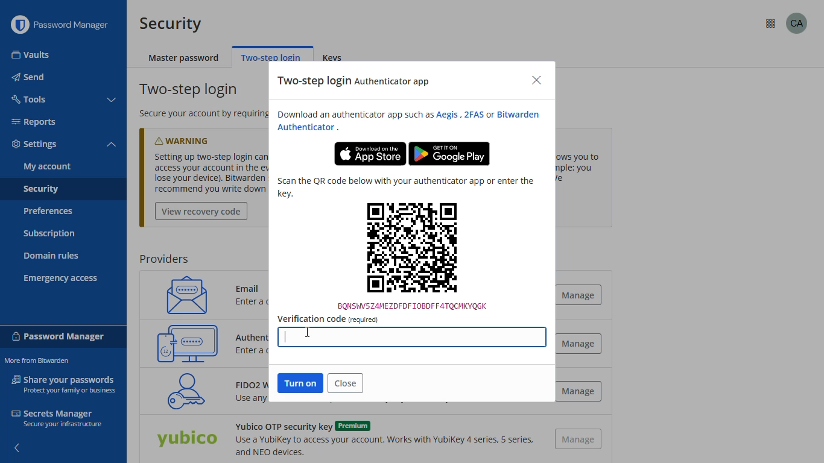  Describe the element at coordinates (201, 212) in the screenshot. I see `view recovery code` at that location.